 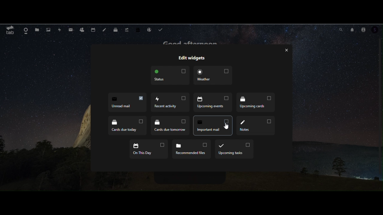 I want to click on Upcoming cards, so click(x=213, y=104).